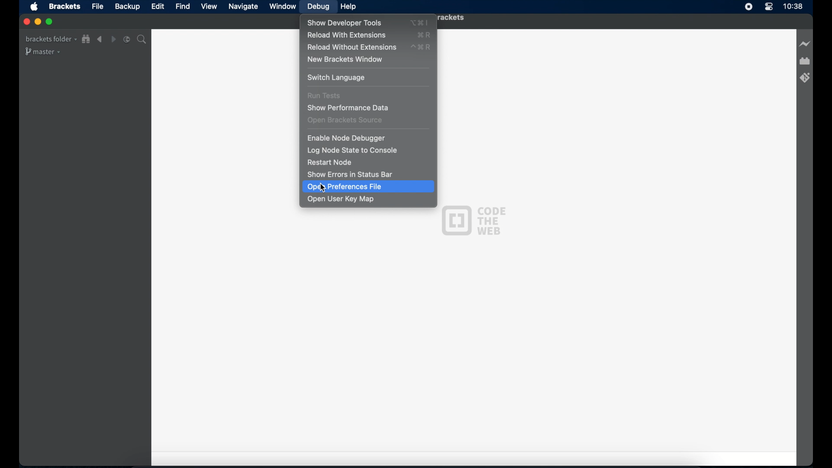 This screenshot has width=832, height=468. What do you see at coordinates (243, 7) in the screenshot?
I see `navigate` at bounding box center [243, 7].